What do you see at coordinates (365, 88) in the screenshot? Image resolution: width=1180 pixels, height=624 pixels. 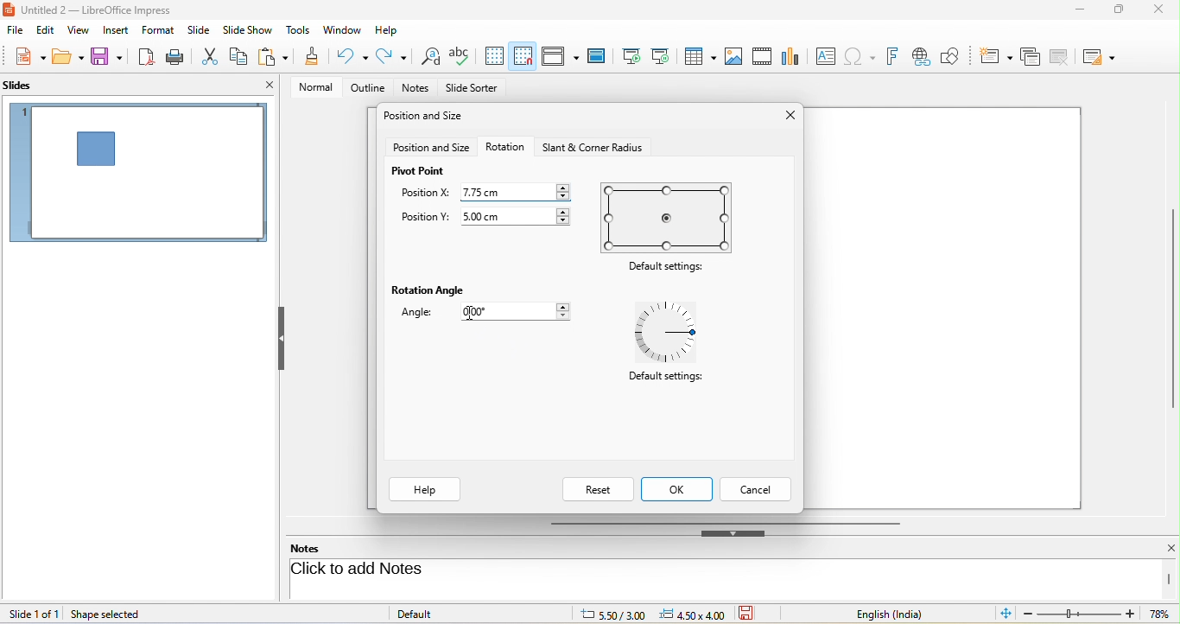 I see `outline` at bounding box center [365, 88].